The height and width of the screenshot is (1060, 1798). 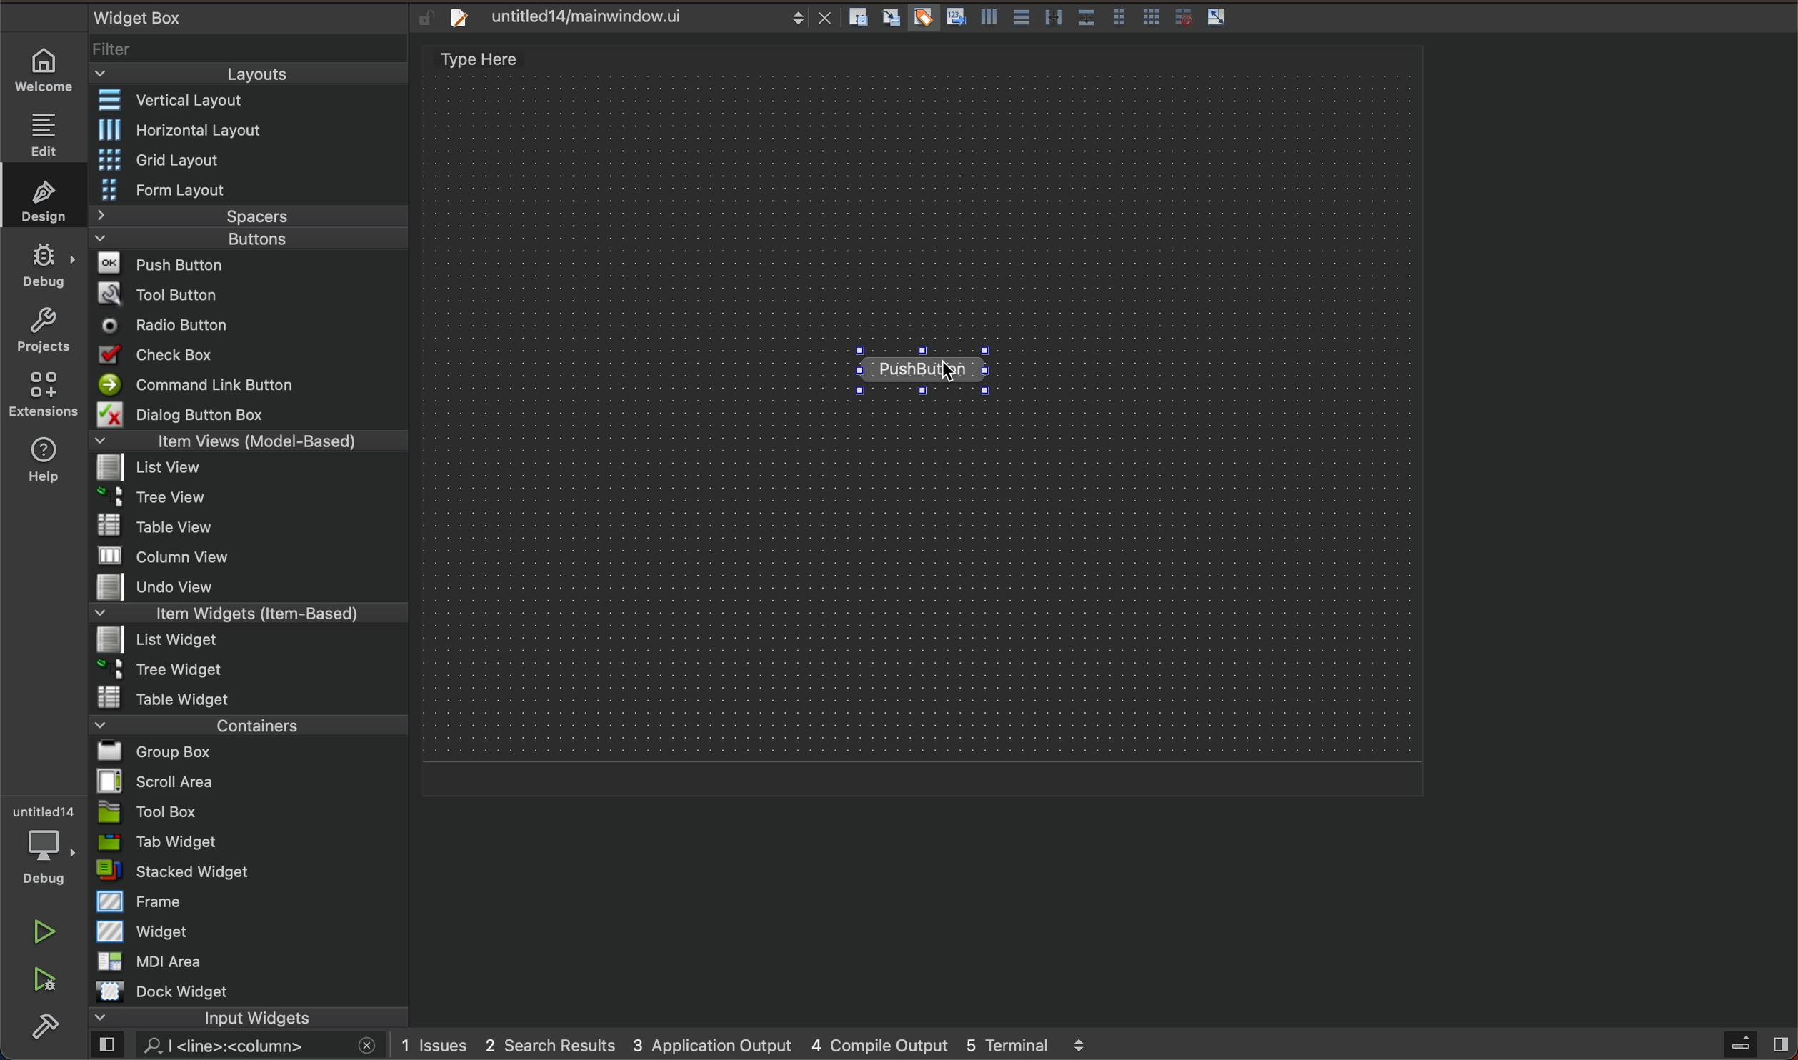 I want to click on tree widget, so click(x=250, y=670).